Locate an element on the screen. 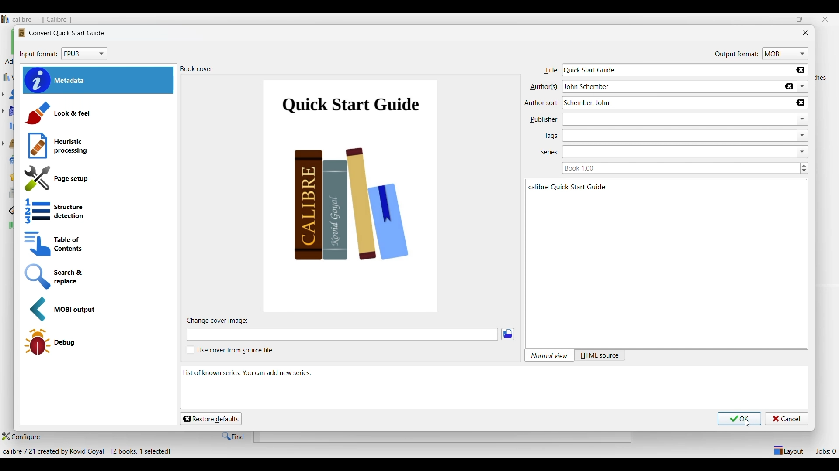  Software logo is located at coordinates (5, 19).